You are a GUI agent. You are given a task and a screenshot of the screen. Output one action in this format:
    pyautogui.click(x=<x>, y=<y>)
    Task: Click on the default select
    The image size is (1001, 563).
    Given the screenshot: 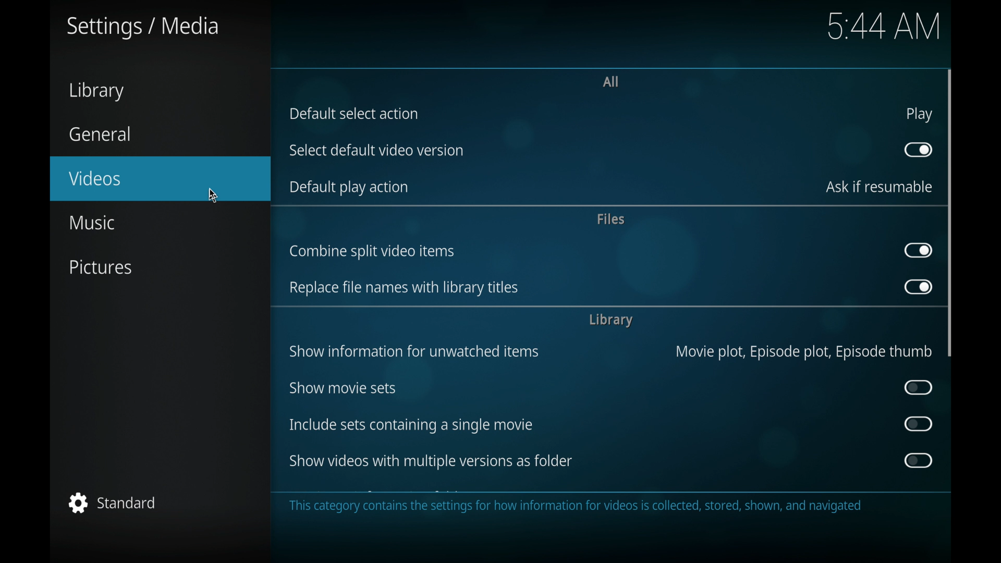 What is the action you would take?
    pyautogui.click(x=353, y=114)
    